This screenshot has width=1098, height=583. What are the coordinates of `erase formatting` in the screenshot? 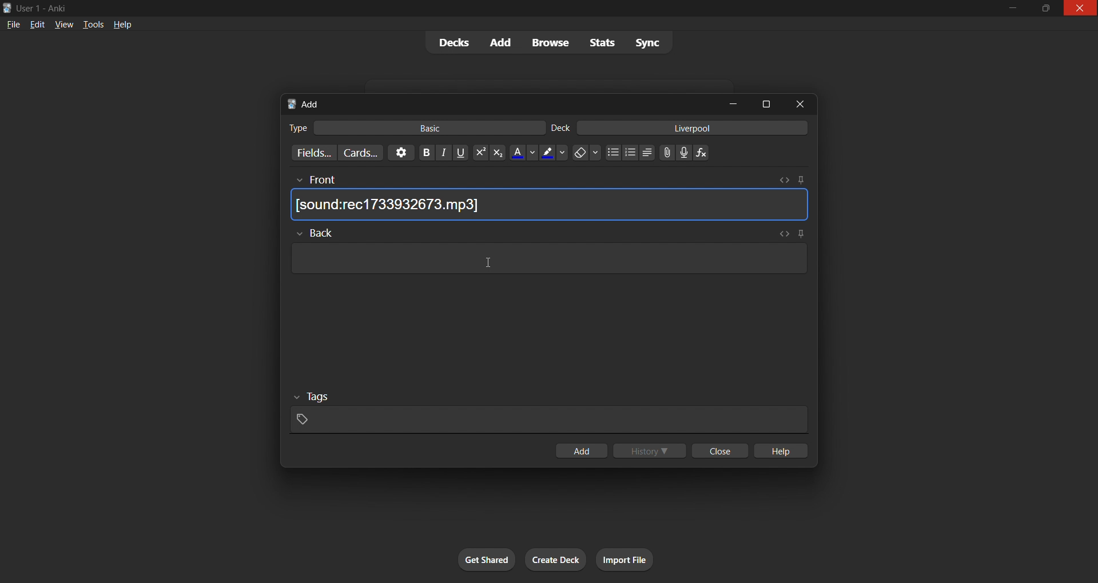 It's located at (586, 153).